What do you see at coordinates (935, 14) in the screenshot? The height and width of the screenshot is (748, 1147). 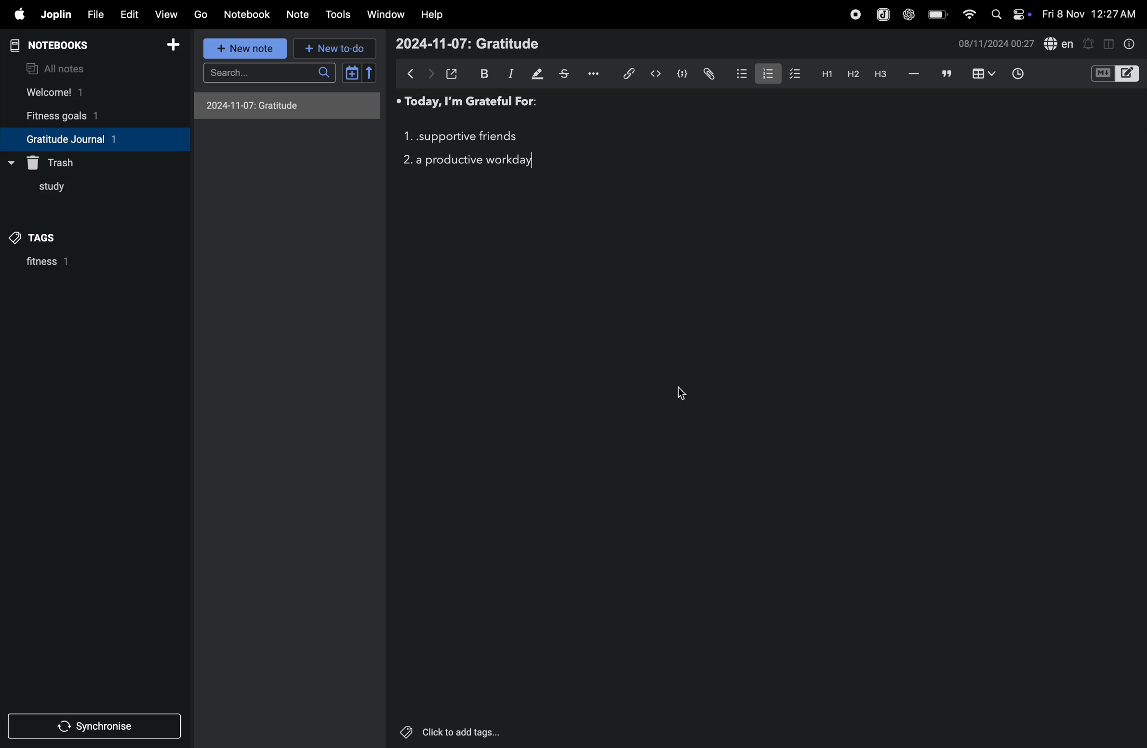 I see `battery` at bounding box center [935, 14].